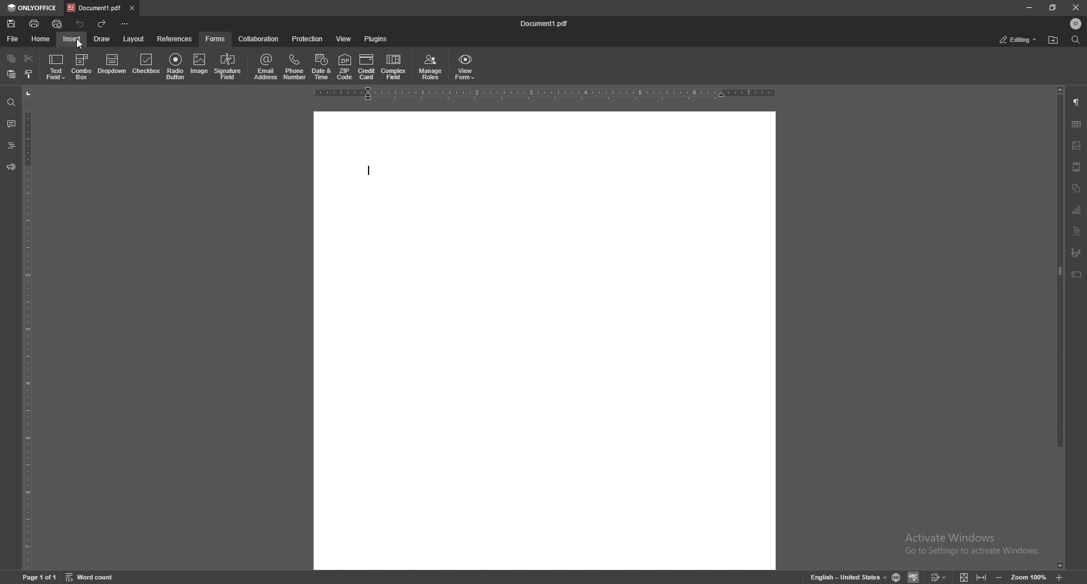 Image resolution: width=1087 pixels, height=584 pixels. What do you see at coordinates (1060, 329) in the screenshot?
I see `scroll bar` at bounding box center [1060, 329].